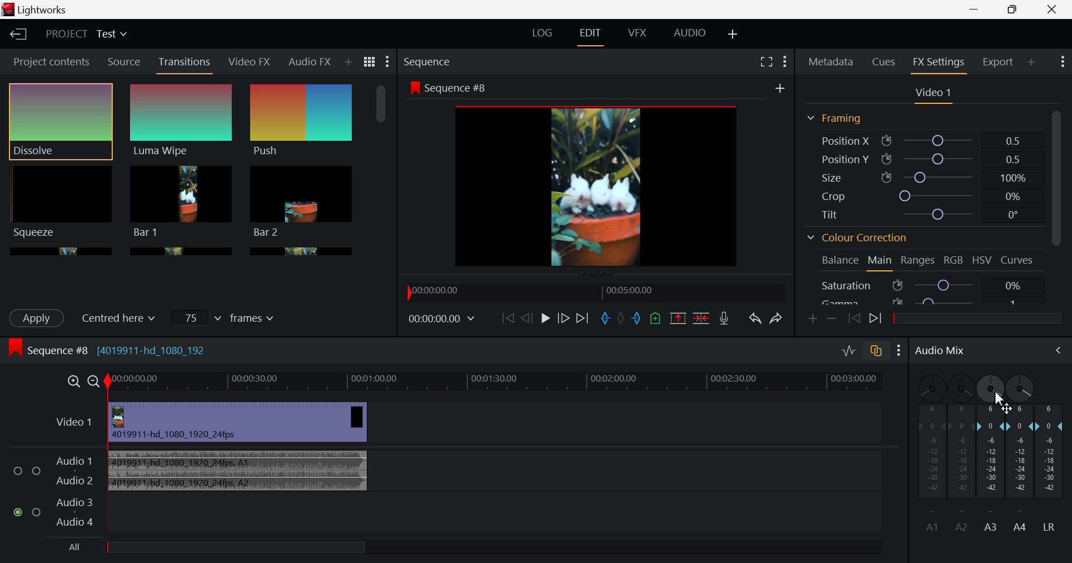  What do you see at coordinates (1016, 9) in the screenshot?
I see `Minimize` at bounding box center [1016, 9].